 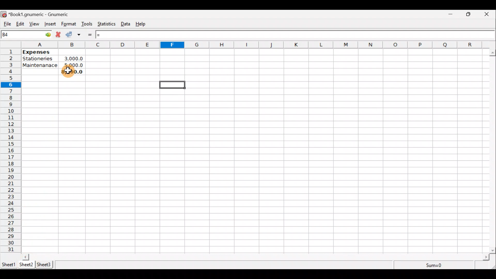 What do you see at coordinates (9, 264) in the screenshot?
I see `Sheet 1` at bounding box center [9, 264].